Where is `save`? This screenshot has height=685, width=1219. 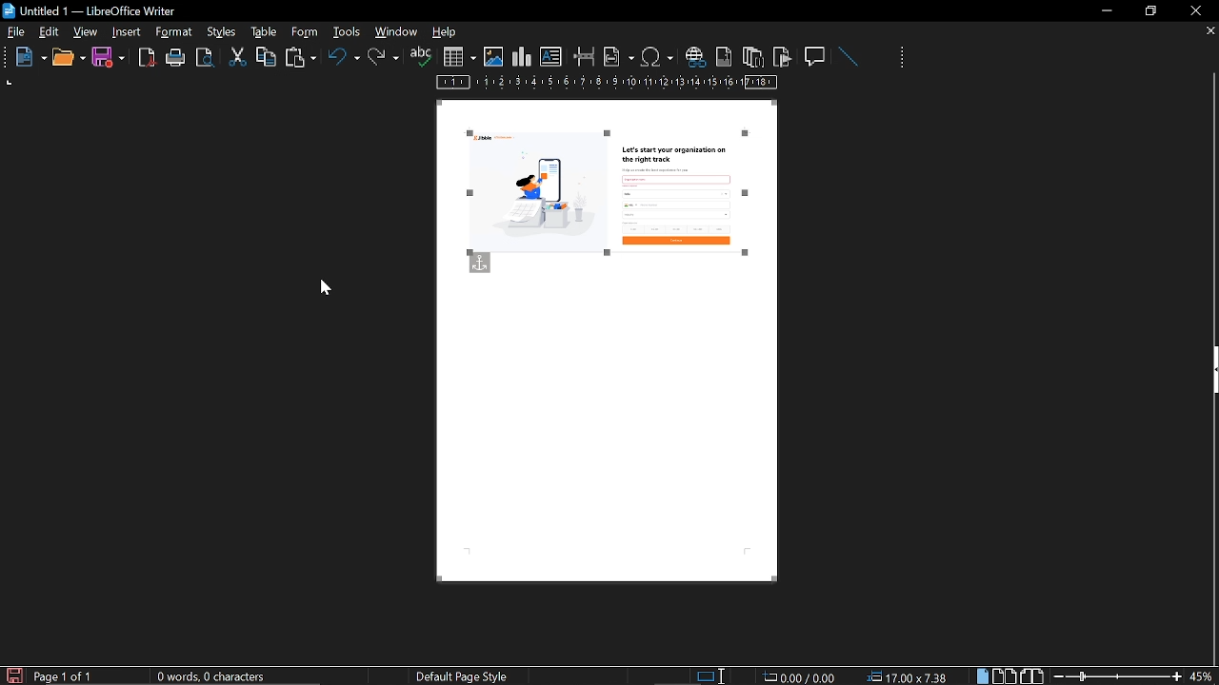
save is located at coordinates (13, 675).